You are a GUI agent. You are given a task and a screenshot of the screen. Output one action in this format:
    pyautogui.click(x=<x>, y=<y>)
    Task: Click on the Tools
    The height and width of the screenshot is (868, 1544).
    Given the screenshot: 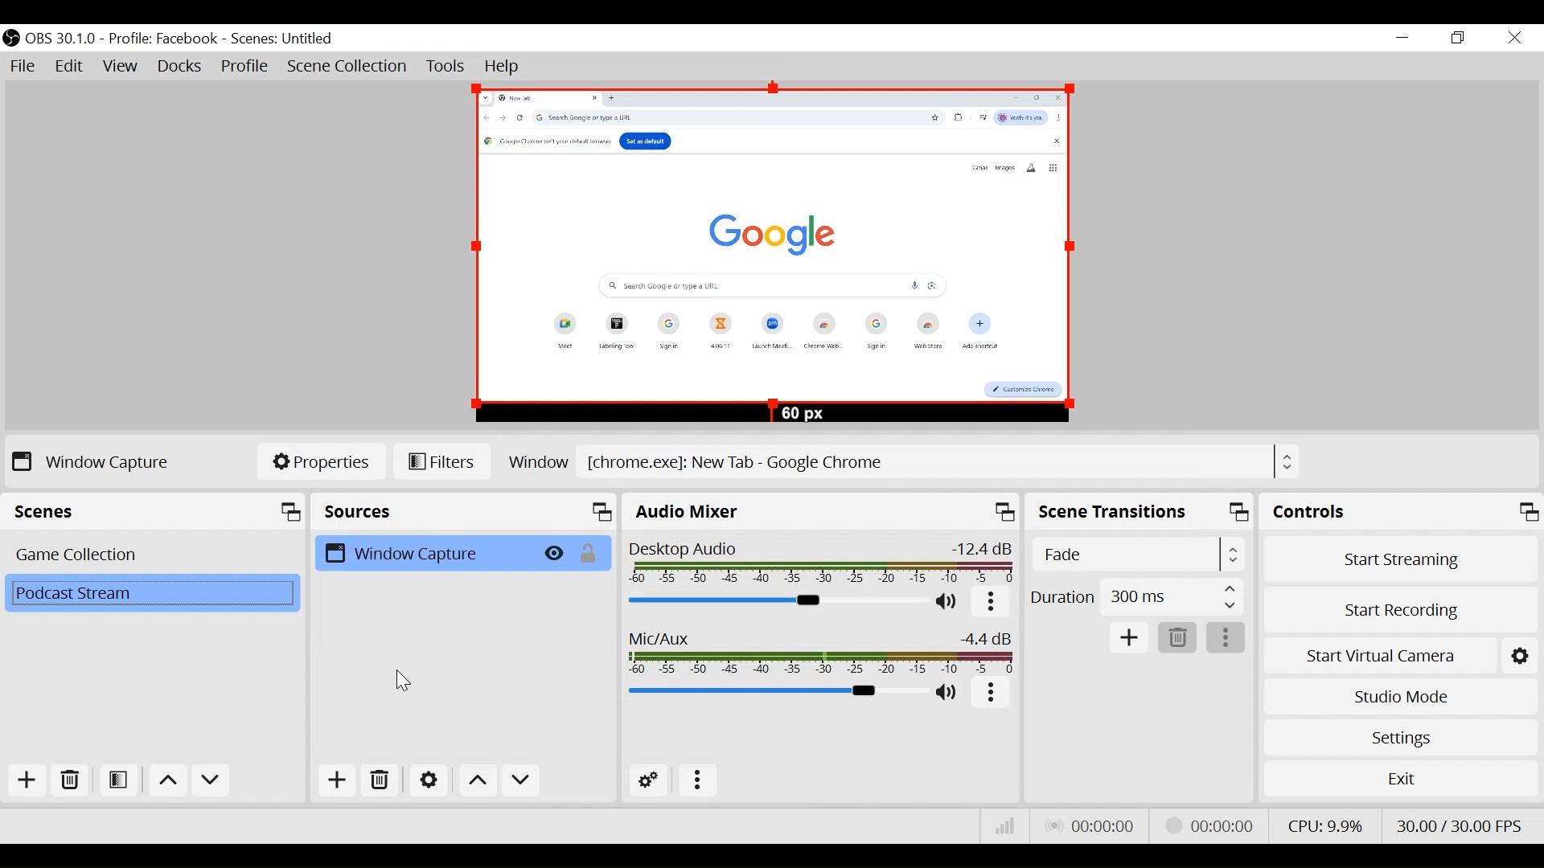 What is the action you would take?
    pyautogui.click(x=448, y=67)
    